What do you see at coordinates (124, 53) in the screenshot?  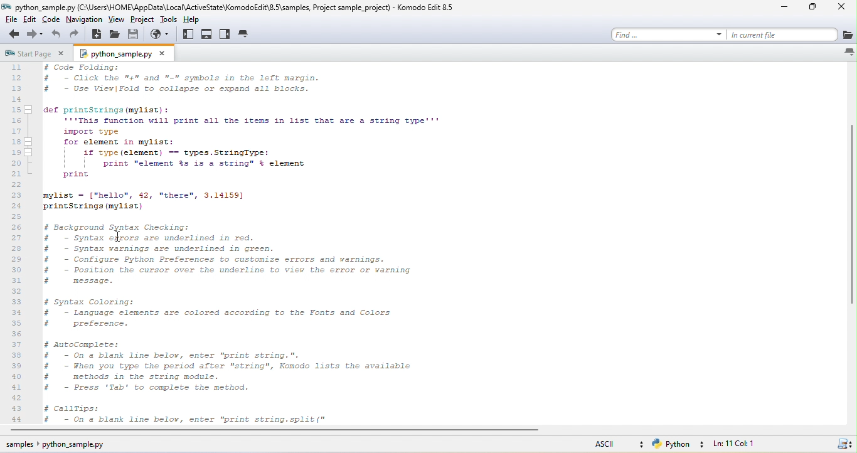 I see `python sample` at bounding box center [124, 53].